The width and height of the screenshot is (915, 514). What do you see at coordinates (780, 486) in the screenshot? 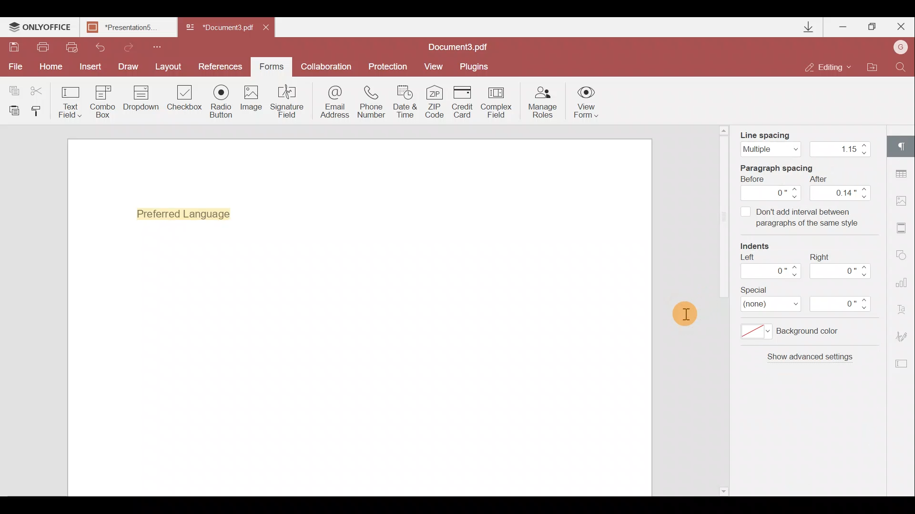
I see `Fixed size field` at bounding box center [780, 486].